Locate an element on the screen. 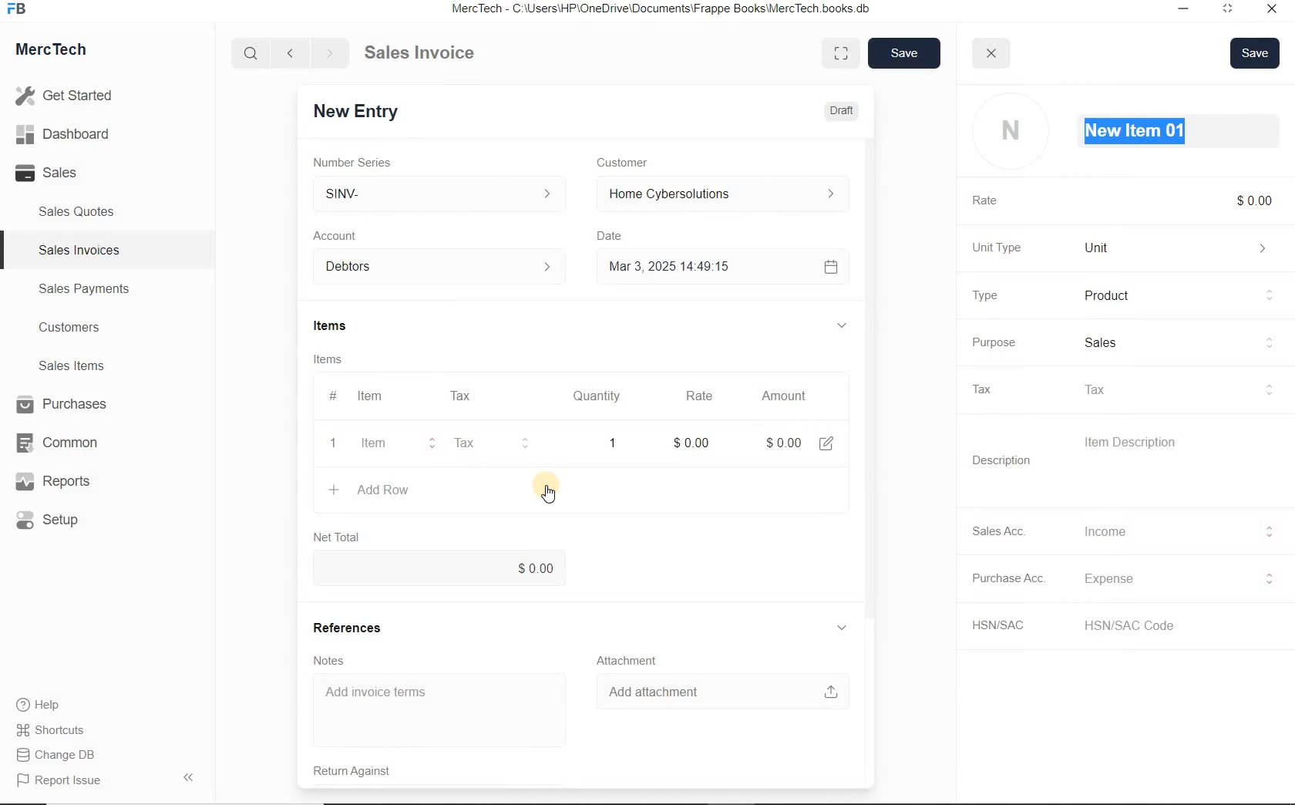 The image size is (1295, 805). HSN/SAC Code is located at coordinates (1144, 625).